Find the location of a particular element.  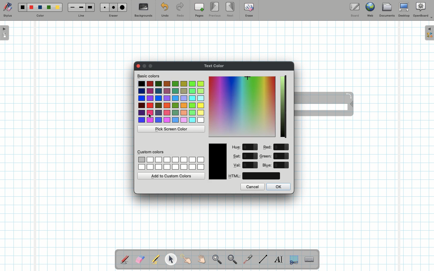

Red is located at coordinates (268, 147).